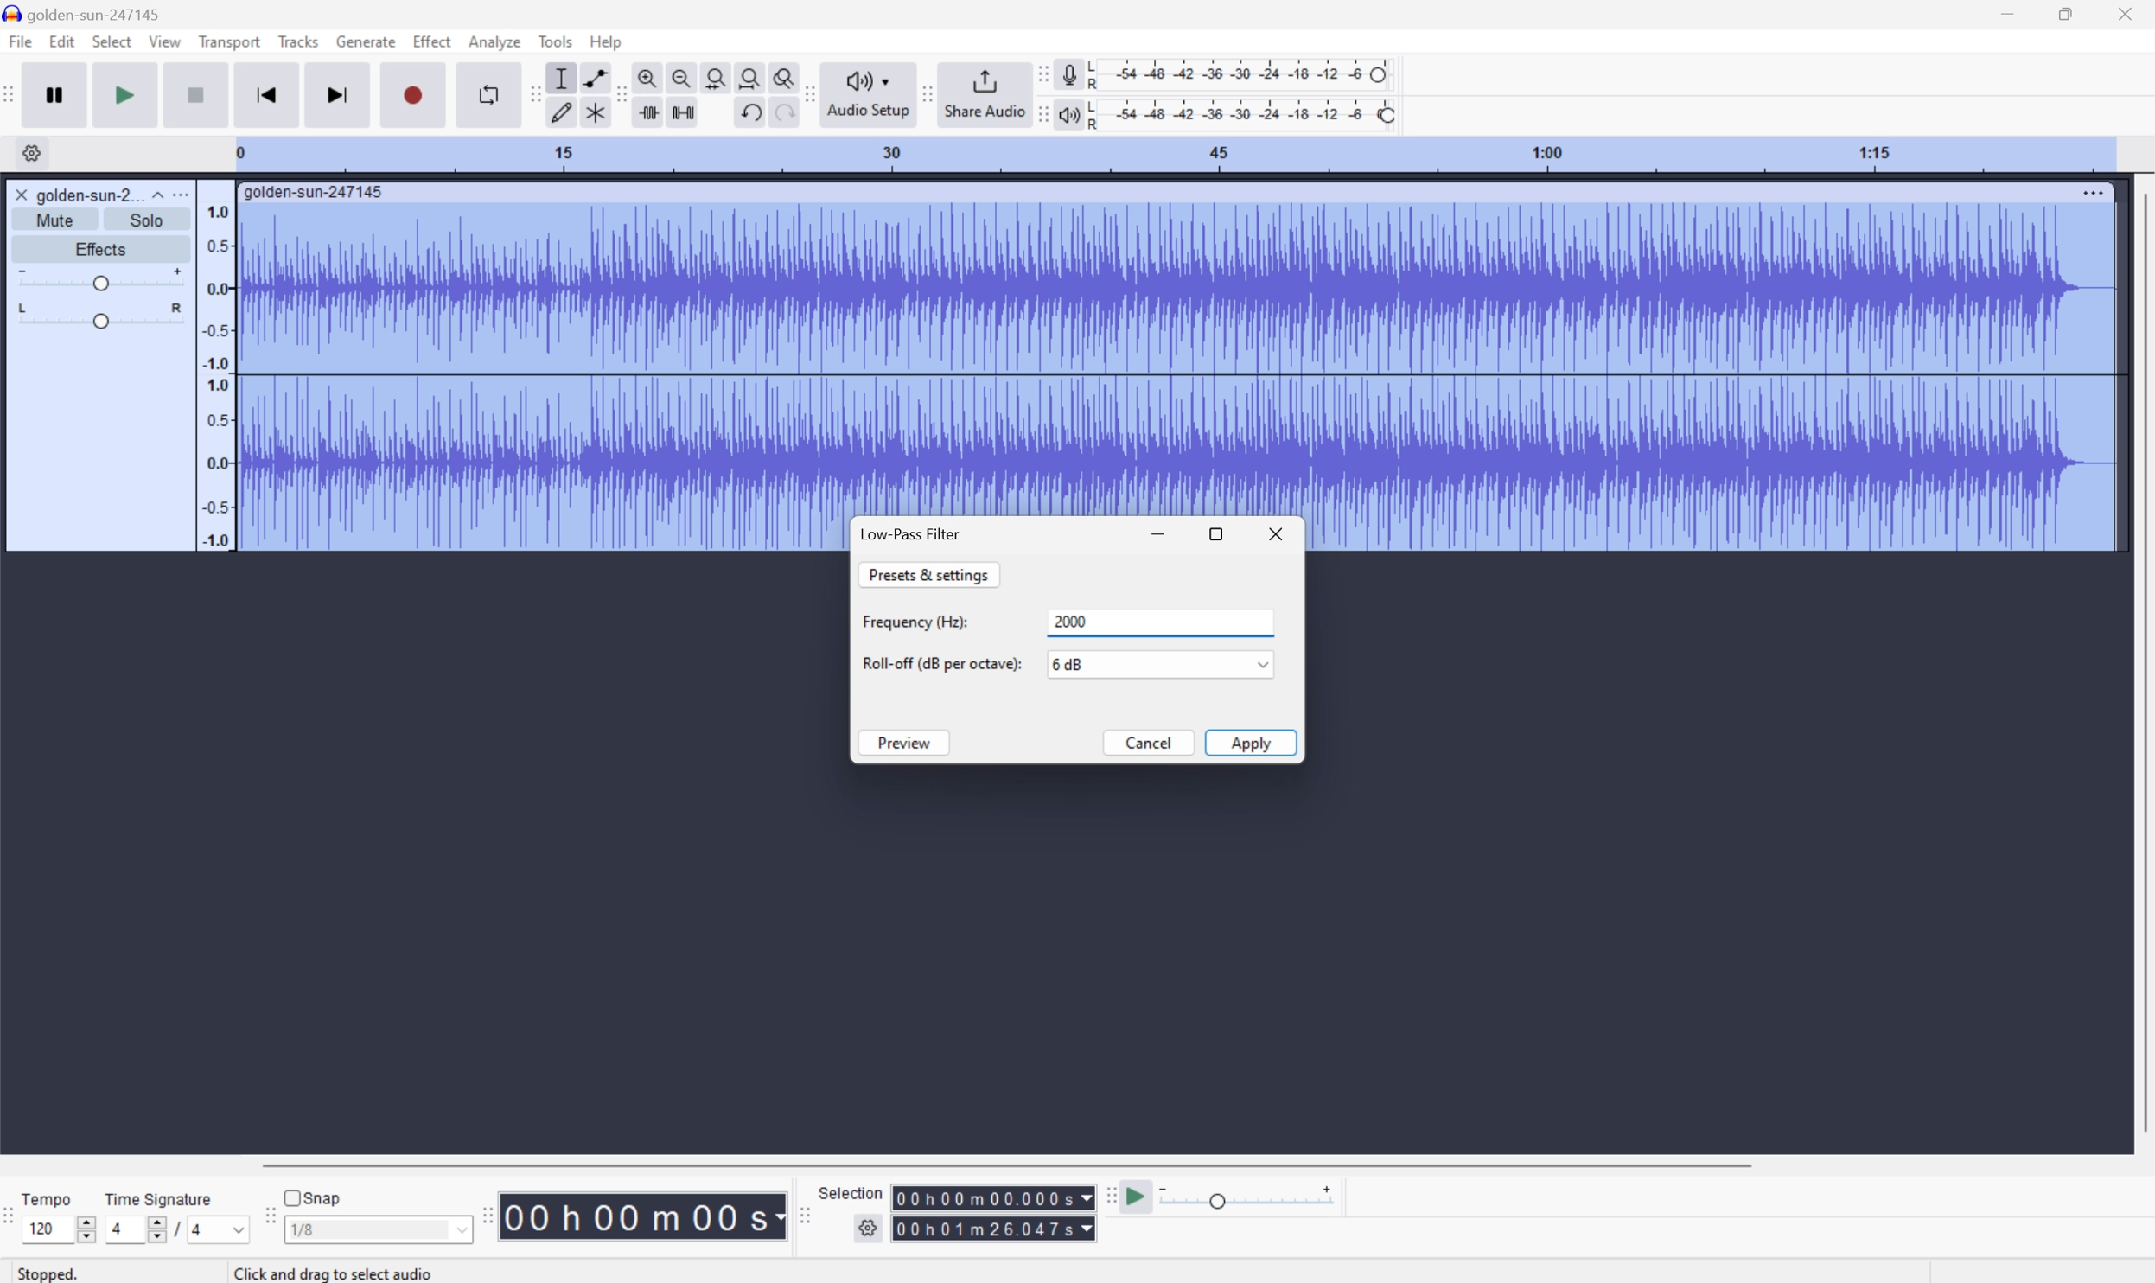 The height and width of the screenshot is (1283, 2155). I want to click on File, so click(19, 41).